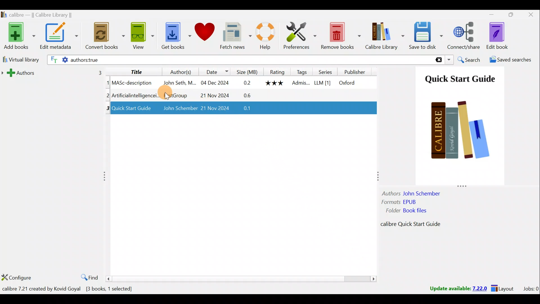 The height and width of the screenshot is (304, 540). Describe the element at coordinates (262, 37) in the screenshot. I see `Help` at that location.